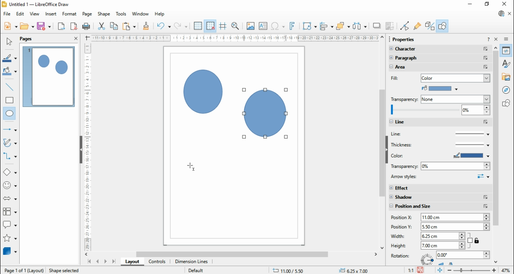 The height and width of the screenshot is (274, 514). Describe the element at coordinates (439, 49) in the screenshot. I see `character` at that location.